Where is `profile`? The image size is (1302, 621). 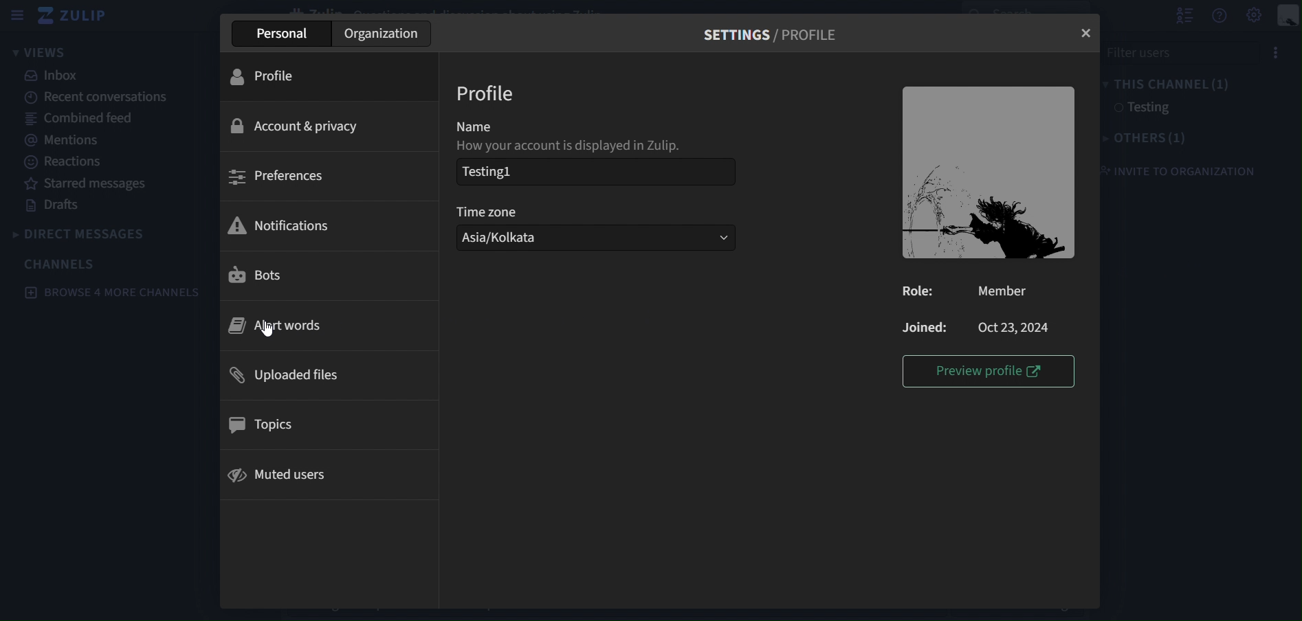
profile is located at coordinates (487, 95).